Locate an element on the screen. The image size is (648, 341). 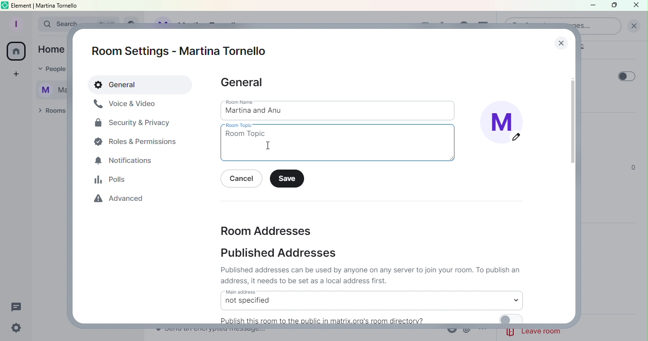
Room addresses is located at coordinates (266, 230).